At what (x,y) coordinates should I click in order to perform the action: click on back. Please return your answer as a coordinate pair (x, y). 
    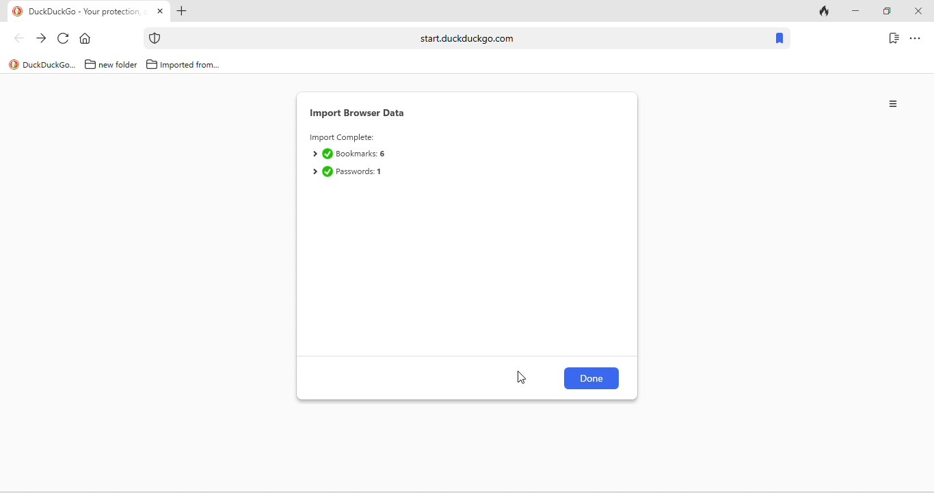
    Looking at the image, I should click on (18, 38).